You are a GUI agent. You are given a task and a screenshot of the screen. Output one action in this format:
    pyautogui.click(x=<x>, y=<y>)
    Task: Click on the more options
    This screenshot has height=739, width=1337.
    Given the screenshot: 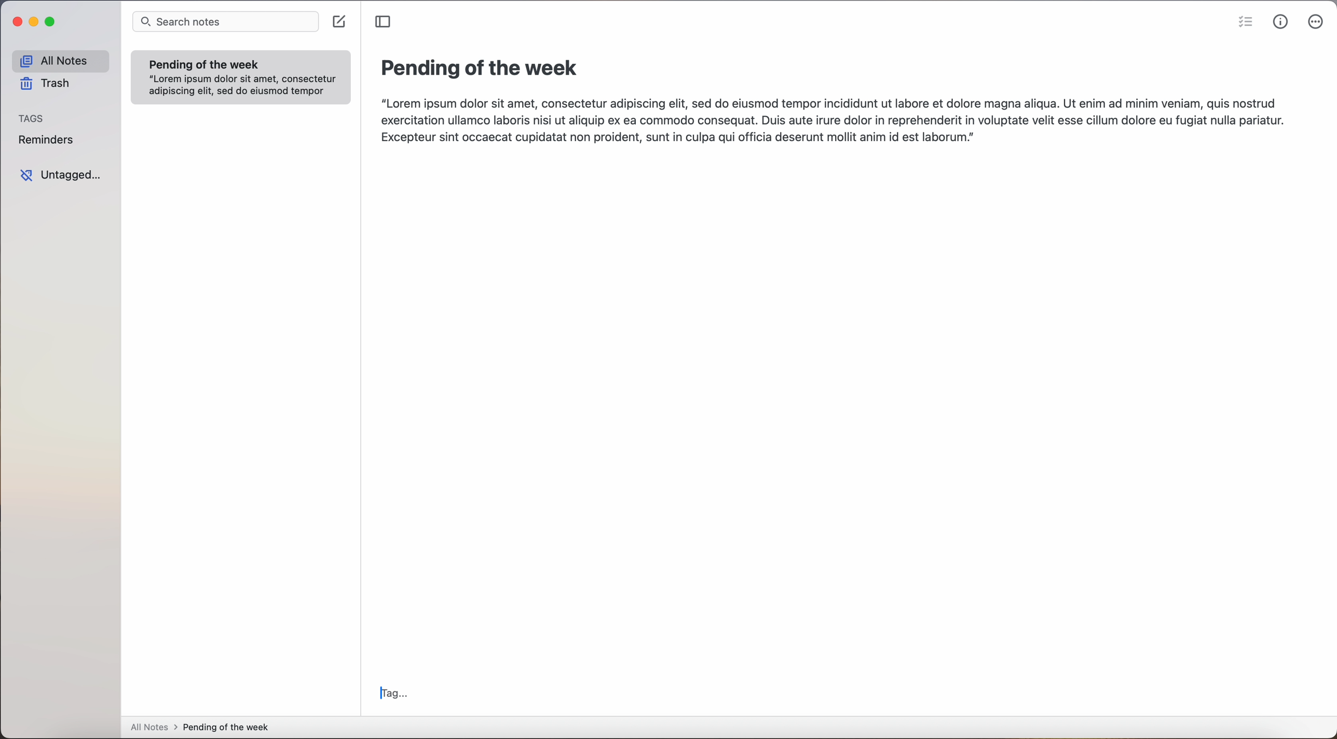 What is the action you would take?
    pyautogui.click(x=1317, y=23)
    